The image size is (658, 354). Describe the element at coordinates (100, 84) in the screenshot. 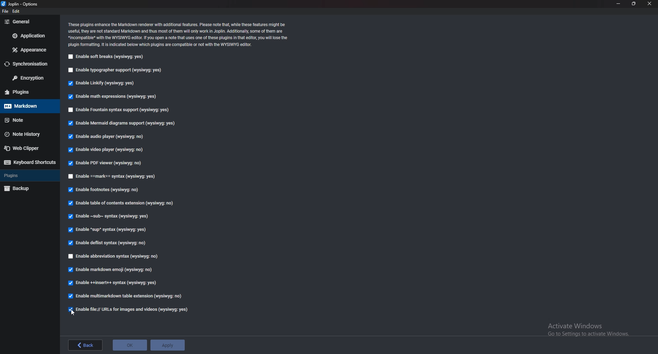

I see `Enable linkify (wysiwyg:yes)` at that location.